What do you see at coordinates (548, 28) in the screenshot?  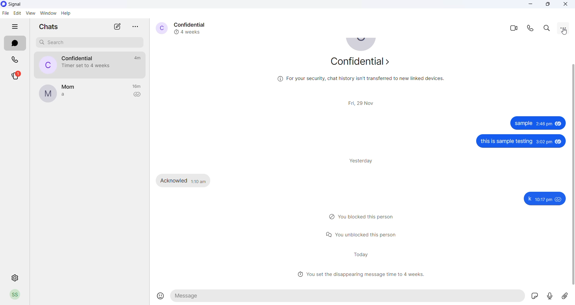 I see `search in messages` at bounding box center [548, 28].